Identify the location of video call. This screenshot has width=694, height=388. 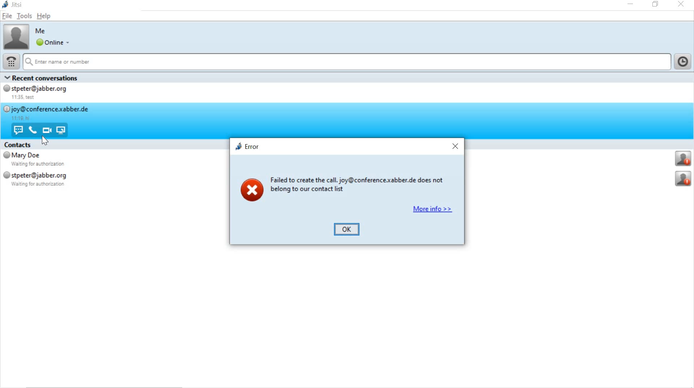
(46, 130).